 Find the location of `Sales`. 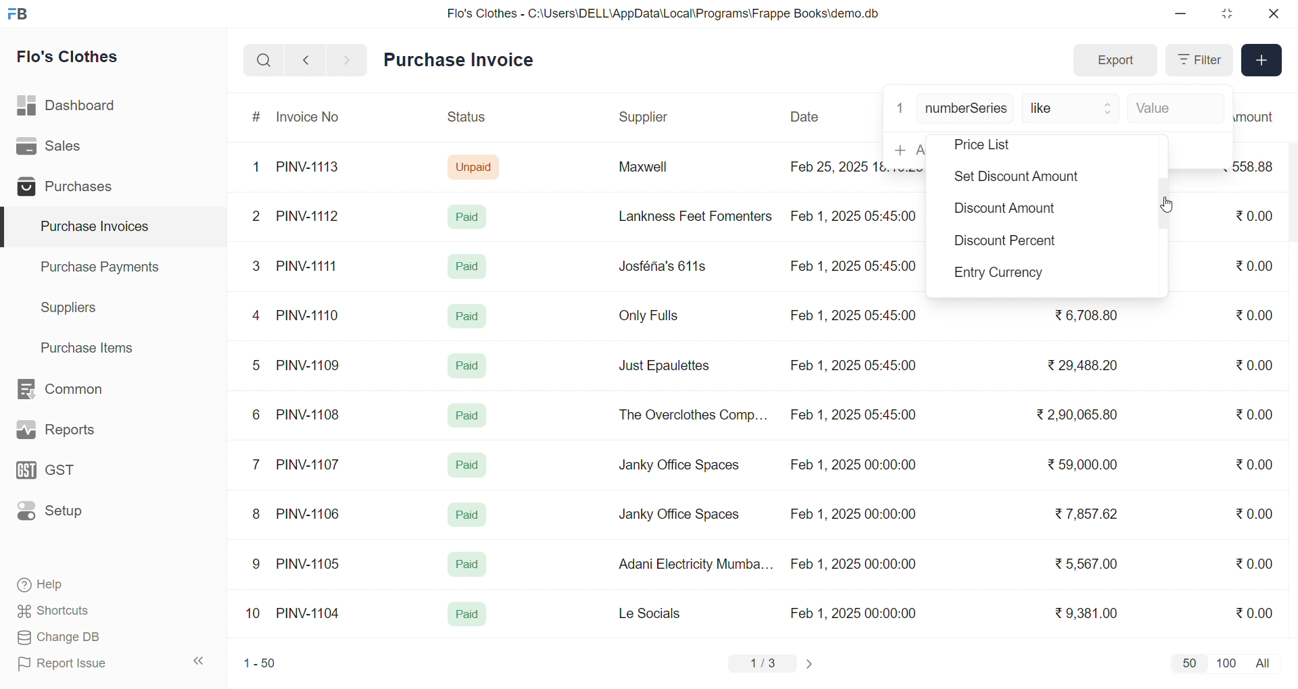

Sales is located at coordinates (70, 149).